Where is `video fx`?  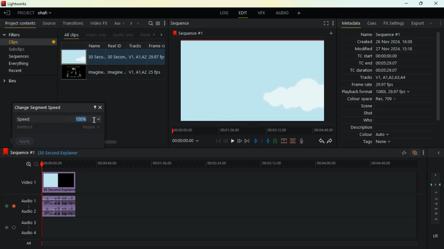 video fx is located at coordinates (100, 23).